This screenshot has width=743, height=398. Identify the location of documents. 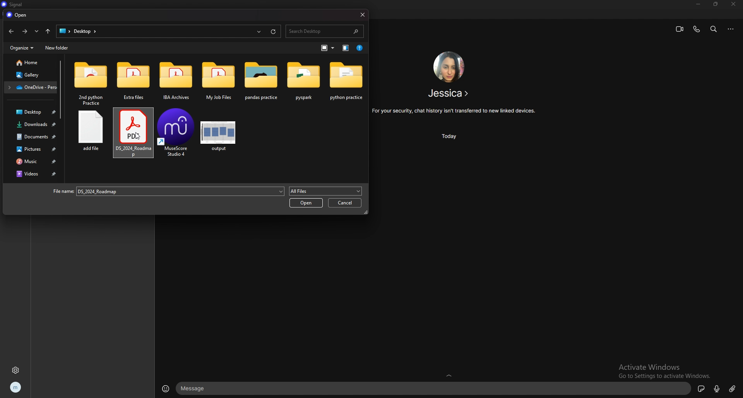
(33, 137).